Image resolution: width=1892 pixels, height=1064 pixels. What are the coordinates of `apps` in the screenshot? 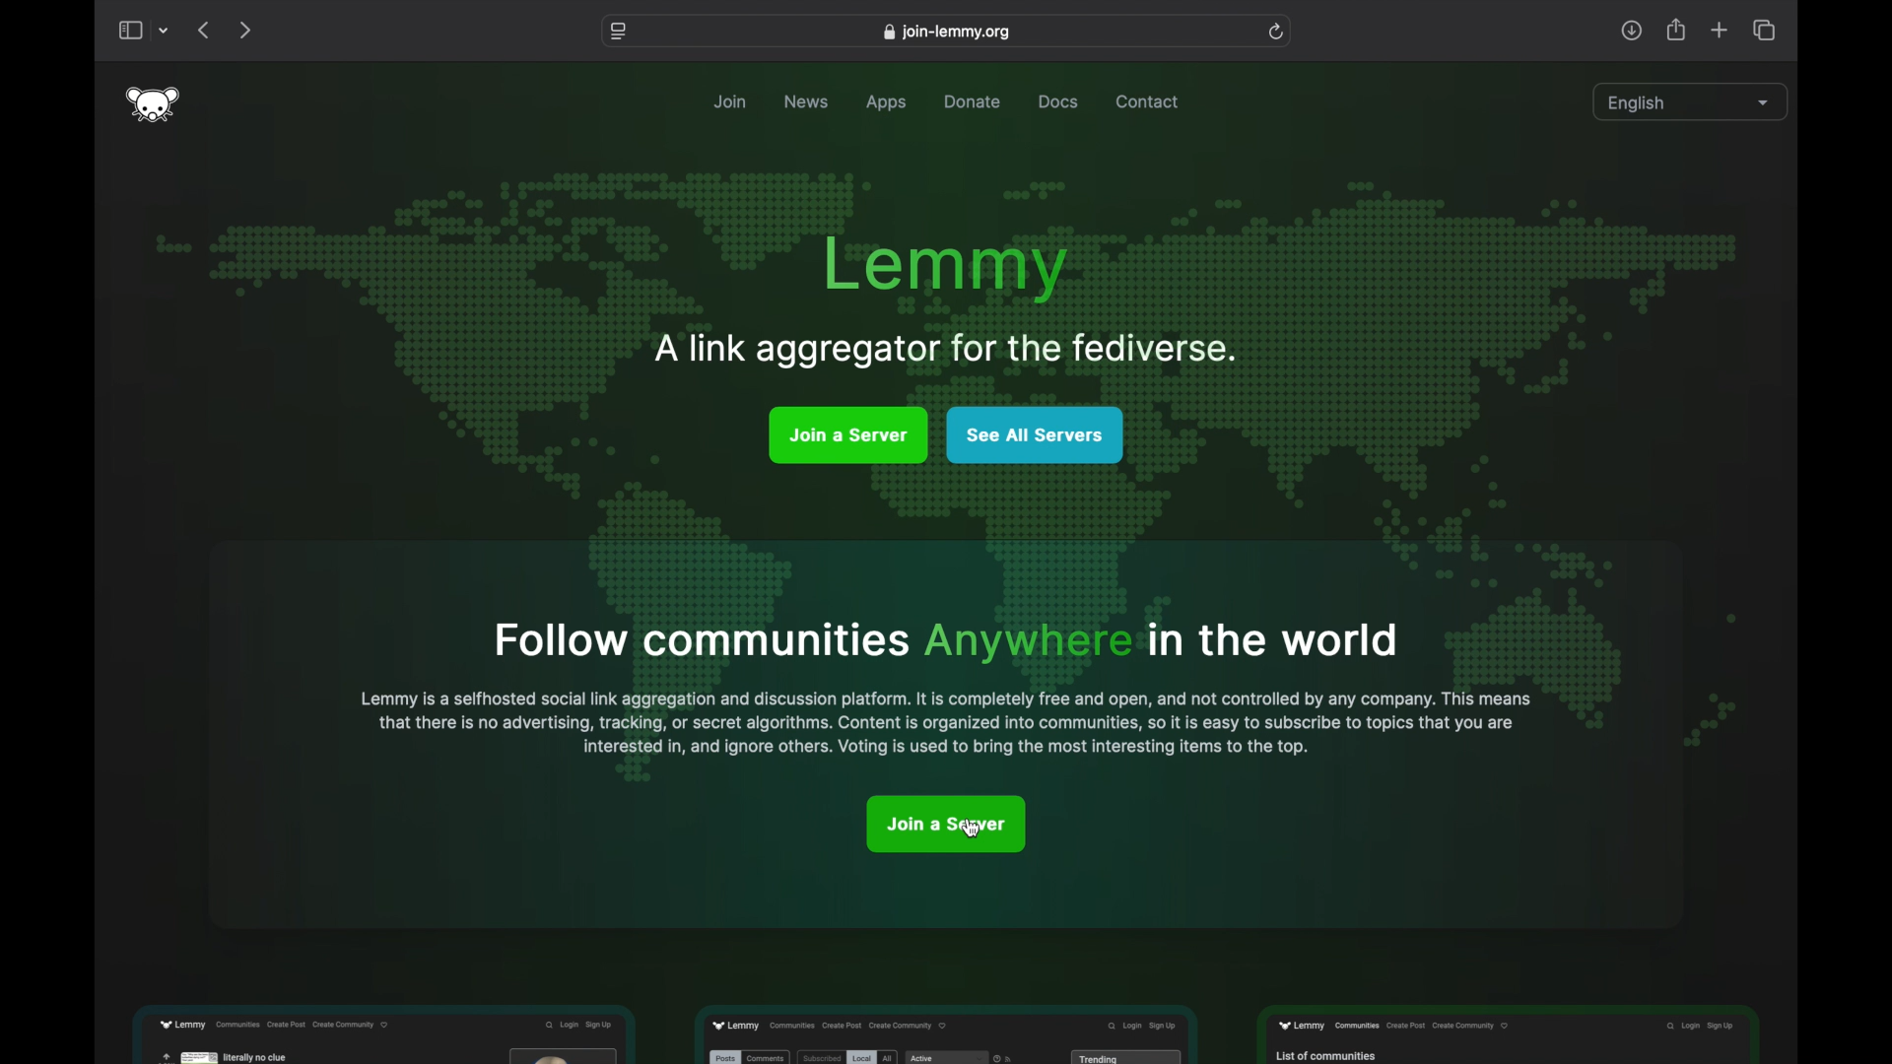 It's located at (887, 103).